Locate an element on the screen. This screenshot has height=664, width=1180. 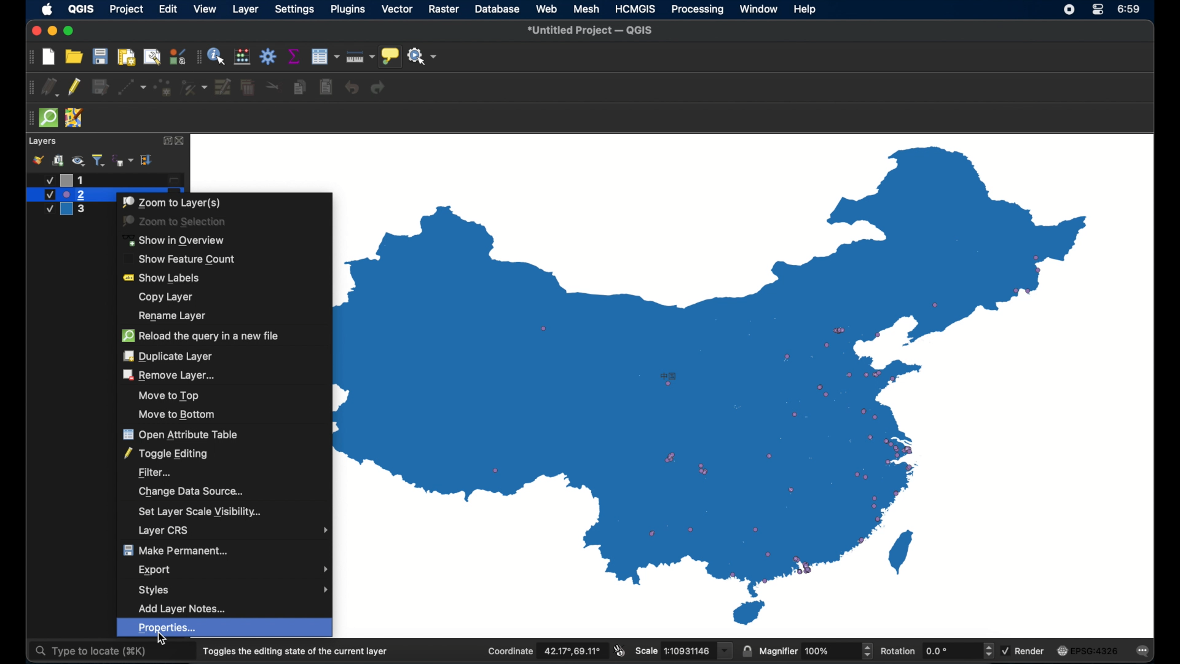
layer 1 is located at coordinates (111, 180).